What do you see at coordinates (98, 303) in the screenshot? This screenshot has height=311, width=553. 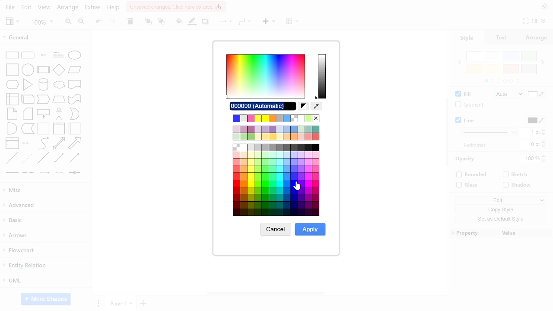 I see `pages` at bounding box center [98, 303].